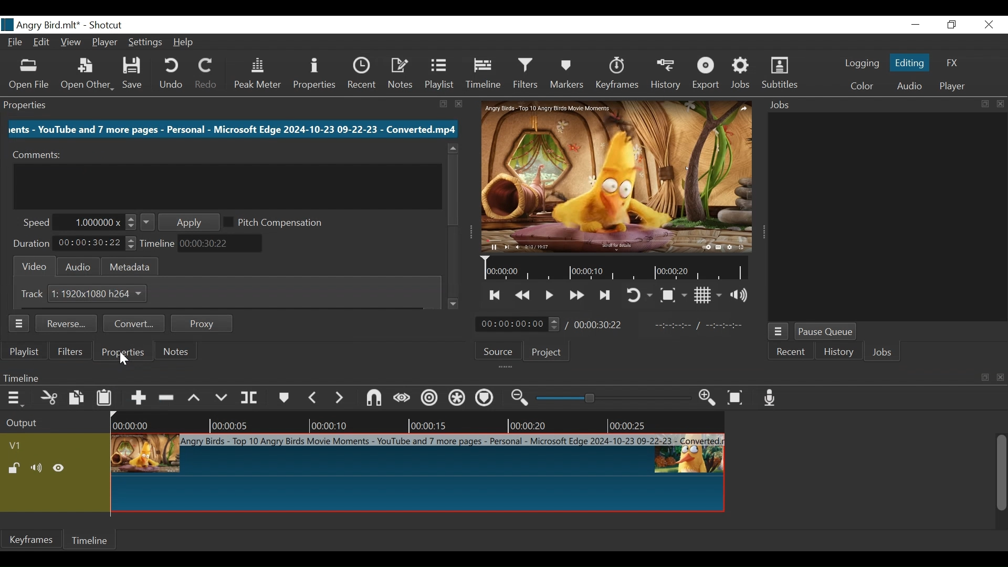 Image resolution: width=1008 pixels, height=567 pixels. What do you see at coordinates (528, 75) in the screenshot?
I see `Filters` at bounding box center [528, 75].